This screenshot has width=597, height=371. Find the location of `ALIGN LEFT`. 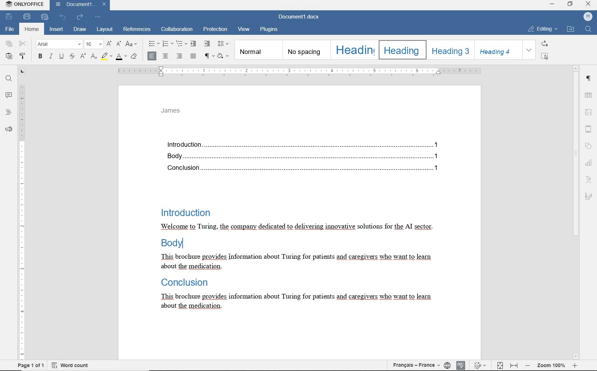

ALIGN LEFT is located at coordinates (152, 55).